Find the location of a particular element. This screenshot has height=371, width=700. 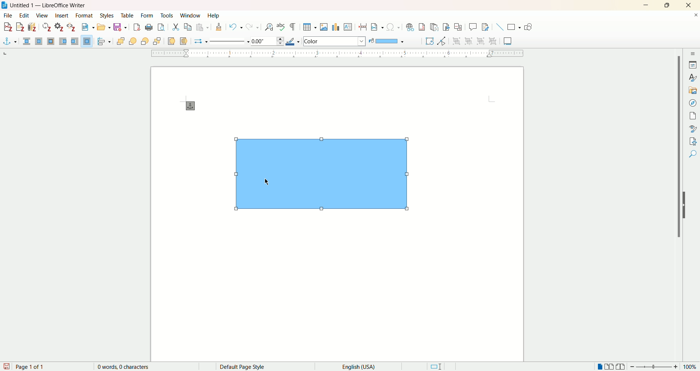

insert line is located at coordinates (499, 27).